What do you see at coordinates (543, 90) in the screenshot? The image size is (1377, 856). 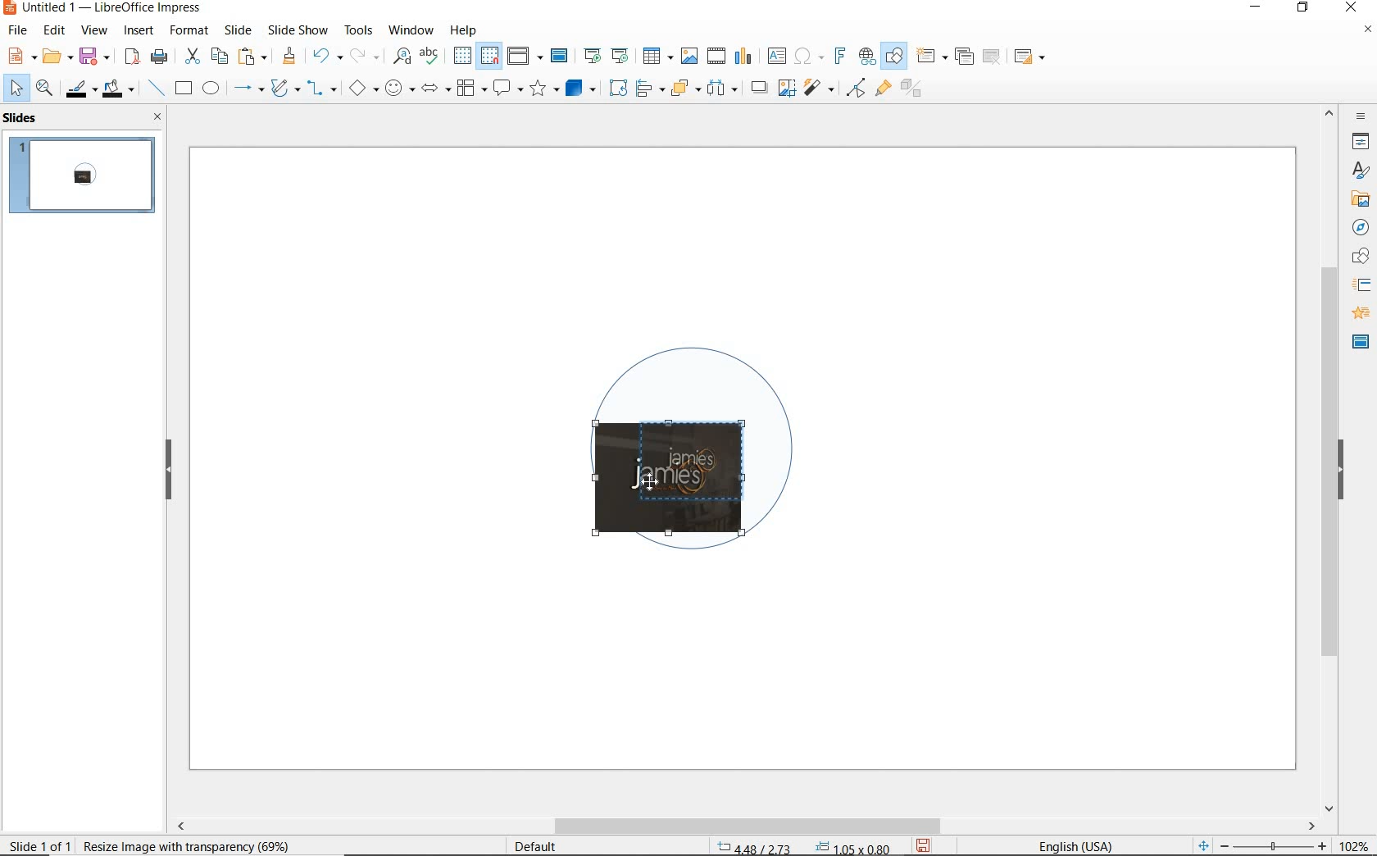 I see `stars and banners` at bounding box center [543, 90].